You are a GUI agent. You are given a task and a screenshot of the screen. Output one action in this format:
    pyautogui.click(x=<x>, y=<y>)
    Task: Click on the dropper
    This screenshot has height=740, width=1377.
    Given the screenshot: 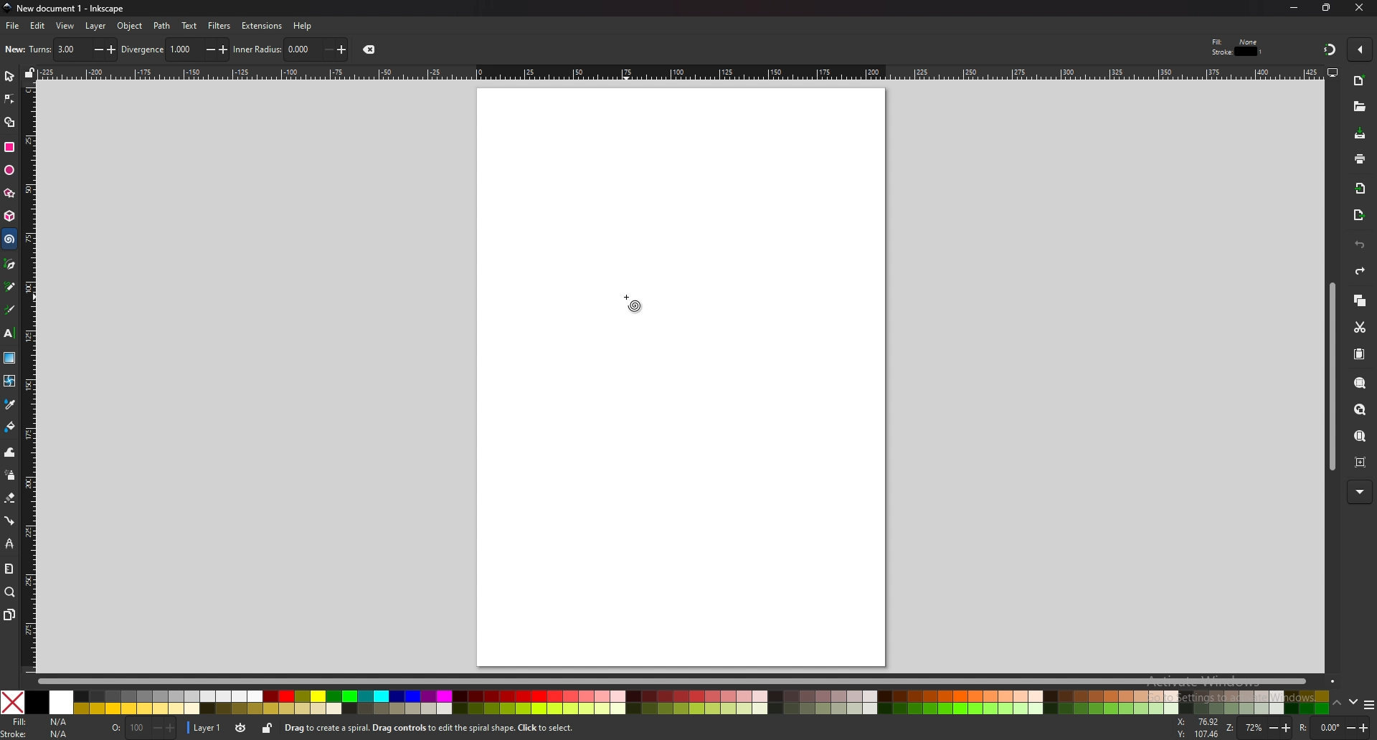 What is the action you would take?
    pyautogui.click(x=11, y=404)
    